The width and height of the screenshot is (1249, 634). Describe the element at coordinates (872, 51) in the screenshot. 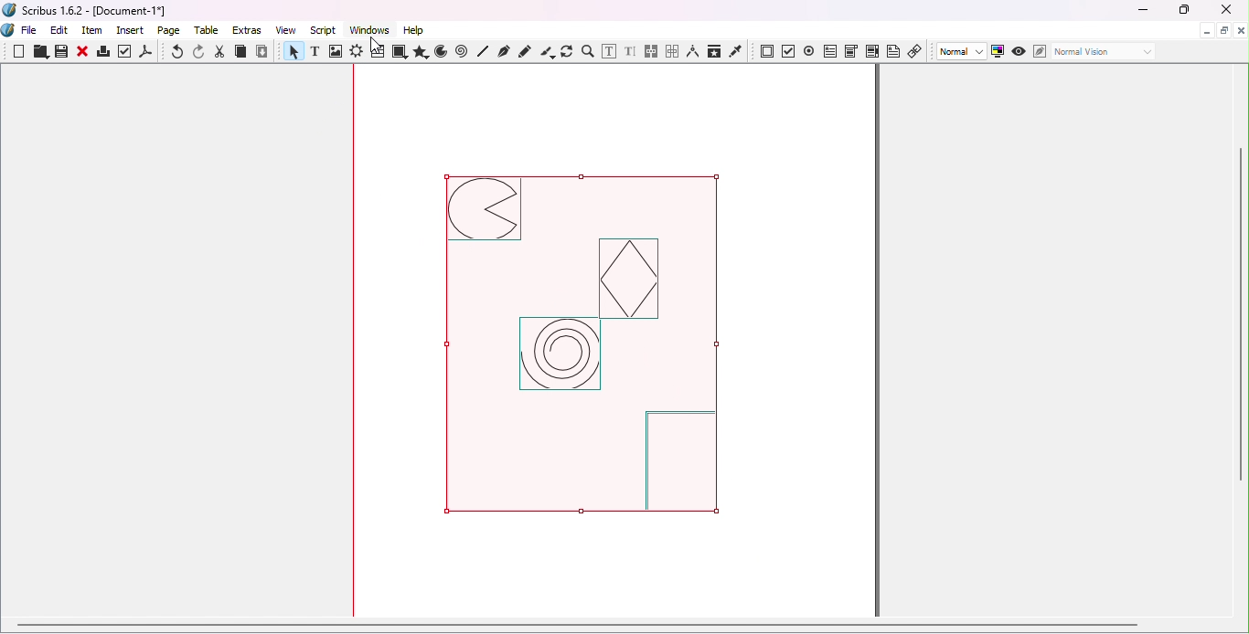

I see `PDF list box` at that location.